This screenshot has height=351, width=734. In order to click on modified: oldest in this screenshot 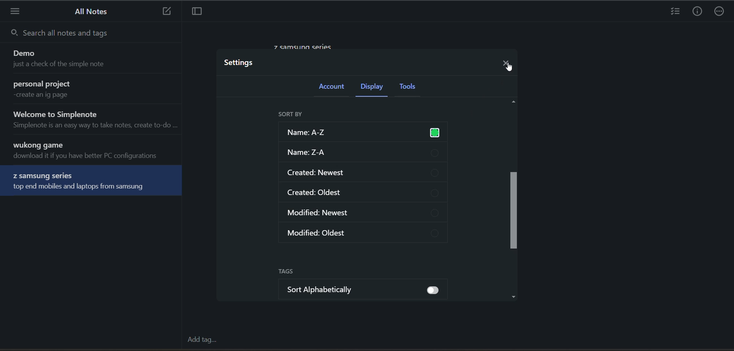, I will do `click(367, 234)`.